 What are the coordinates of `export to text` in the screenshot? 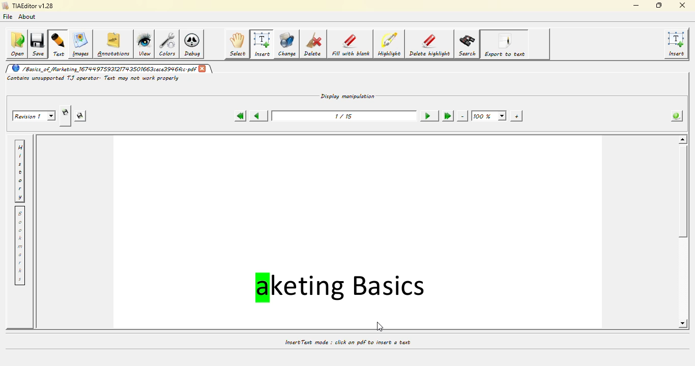 It's located at (506, 44).